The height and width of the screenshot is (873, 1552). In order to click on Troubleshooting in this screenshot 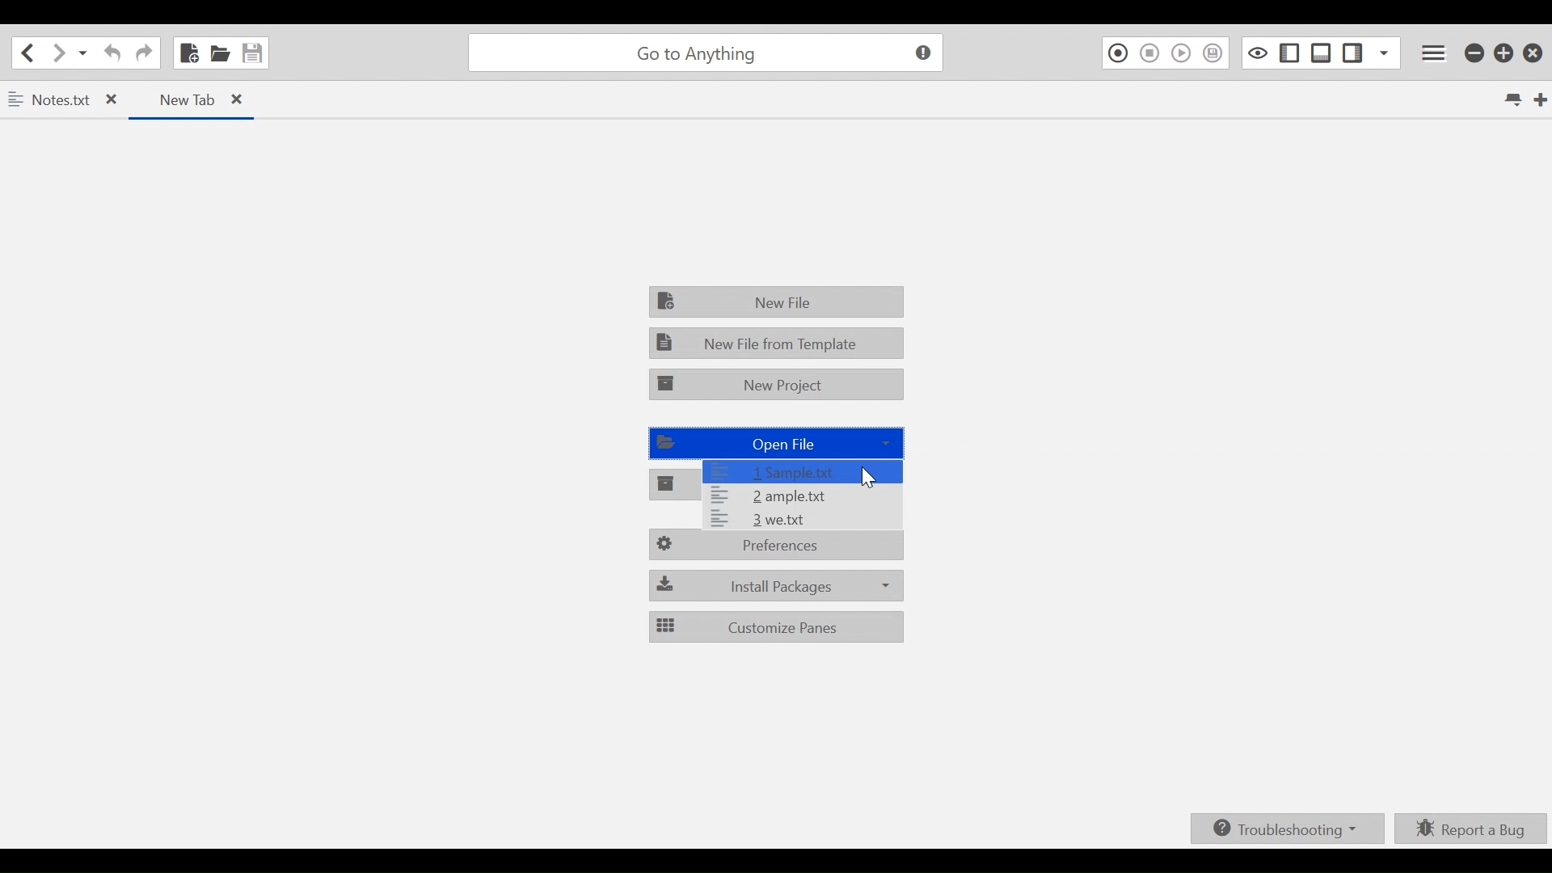, I will do `click(1286, 828)`.